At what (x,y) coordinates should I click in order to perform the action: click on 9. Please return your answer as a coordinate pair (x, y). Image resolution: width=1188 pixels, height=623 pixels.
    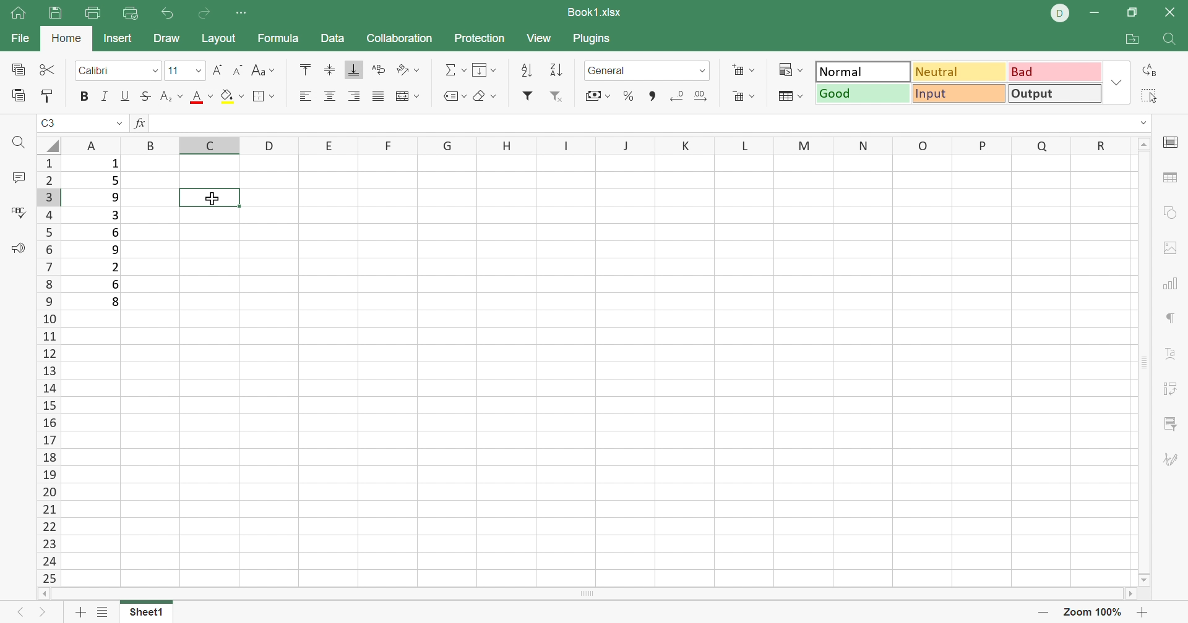
    Looking at the image, I should click on (115, 196).